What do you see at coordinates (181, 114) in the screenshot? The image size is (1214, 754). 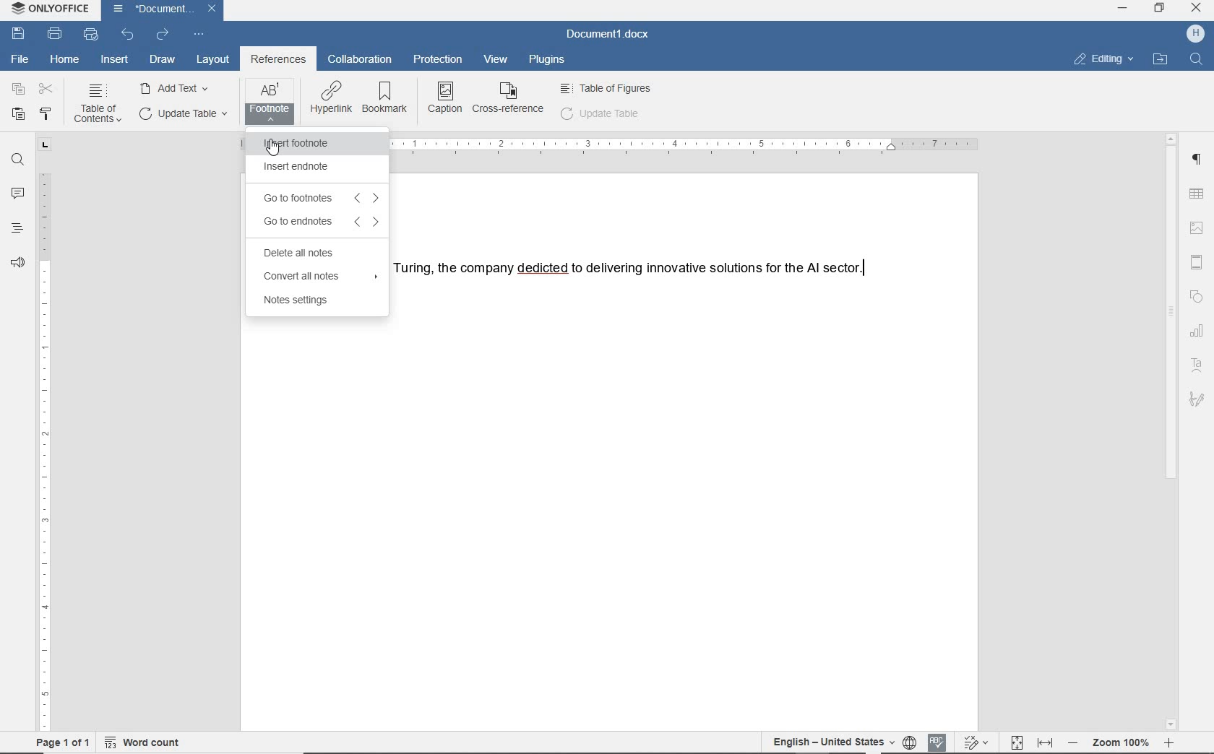 I see `update table` at bounding box center [181, 114].